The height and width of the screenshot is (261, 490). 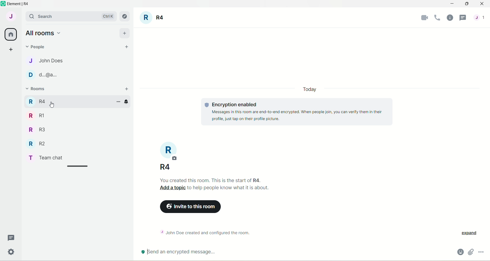 What do you see at coordinates (214, 252) in the screenshot?
I see `send an encrypted message...` at bounding box center [214, 252].